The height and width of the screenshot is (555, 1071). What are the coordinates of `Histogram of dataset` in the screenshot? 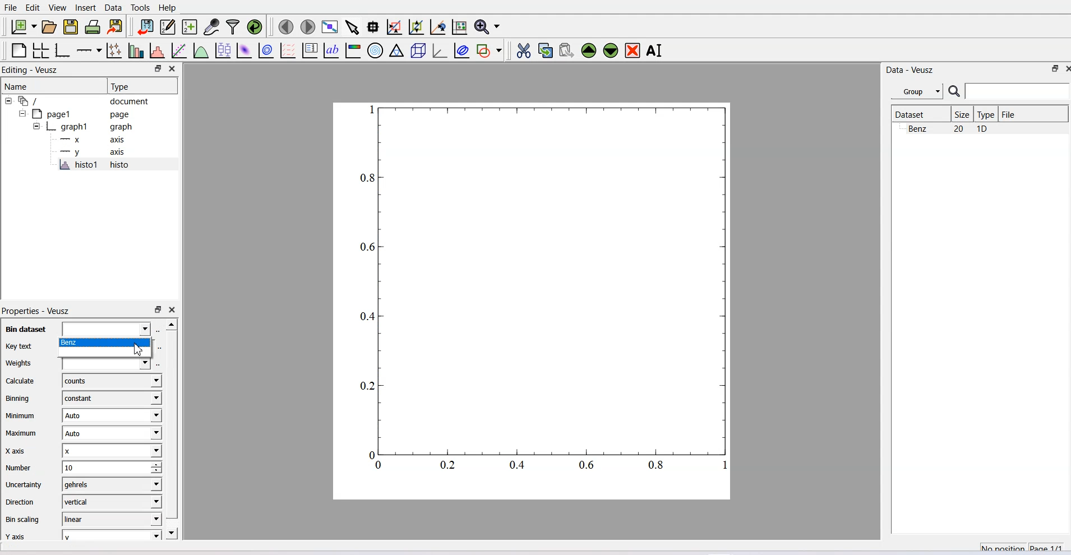 It's located at (156, 50).